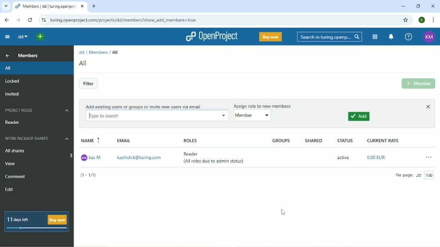 This screenshot has height=247, width=440. Describe the element at coordinates (428, 157) in the screenshot. I see `More actions` at that location.